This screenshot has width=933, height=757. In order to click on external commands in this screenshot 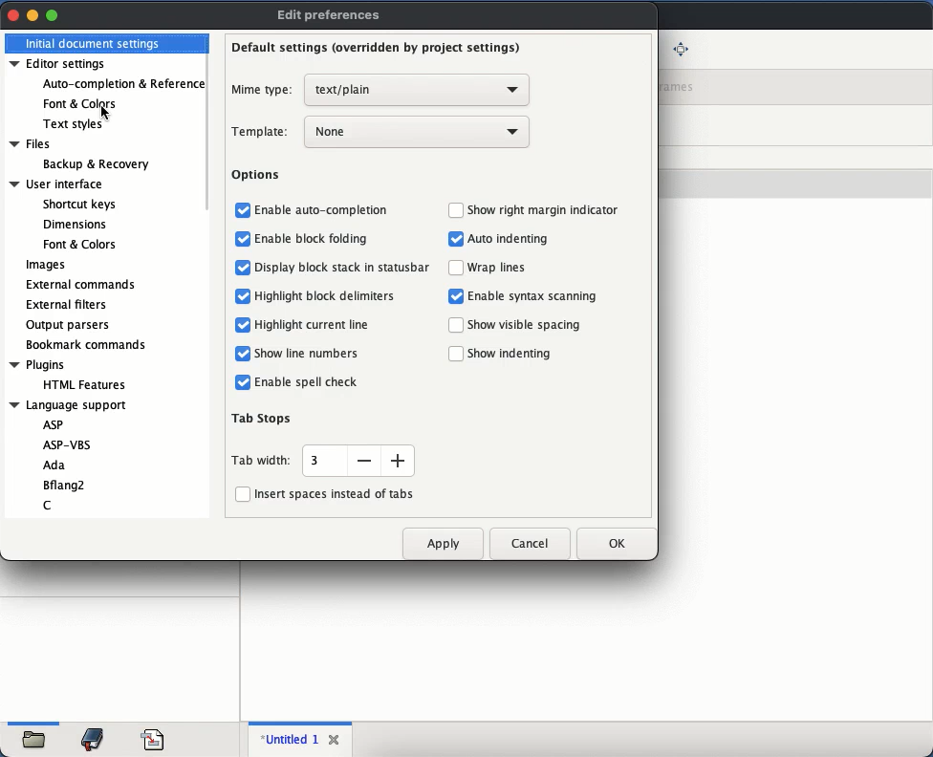, I will do `click(84, 285)`.